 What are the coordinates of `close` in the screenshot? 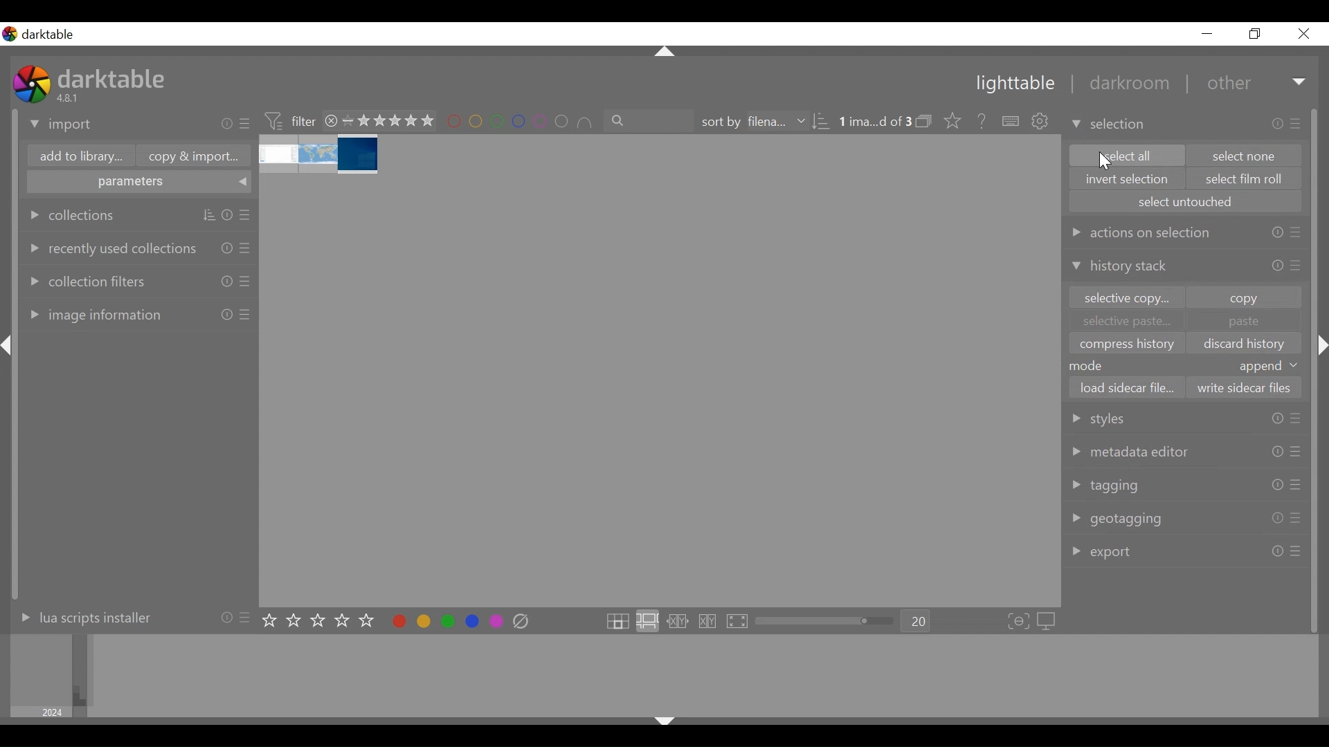 It's located at (1303, 34).